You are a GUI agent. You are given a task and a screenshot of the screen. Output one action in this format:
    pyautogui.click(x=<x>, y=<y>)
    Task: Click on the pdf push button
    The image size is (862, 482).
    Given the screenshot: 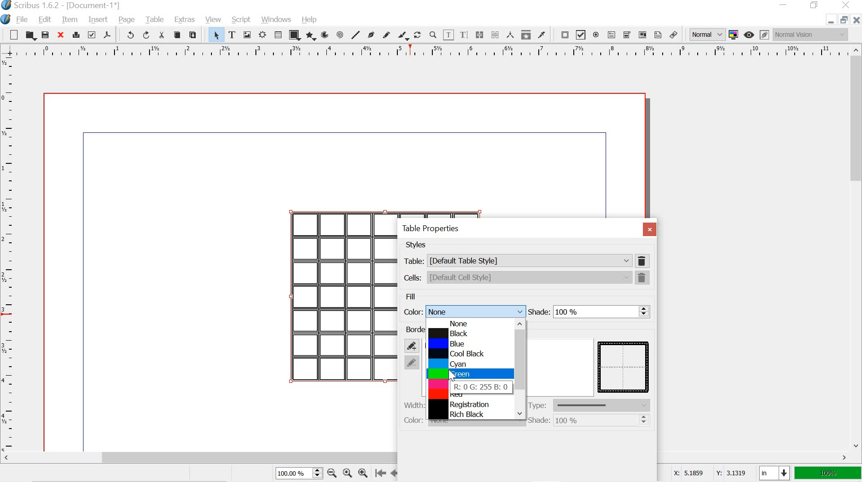 What is the action you would take?
    pyautogui.click(x=563, y=34)
    